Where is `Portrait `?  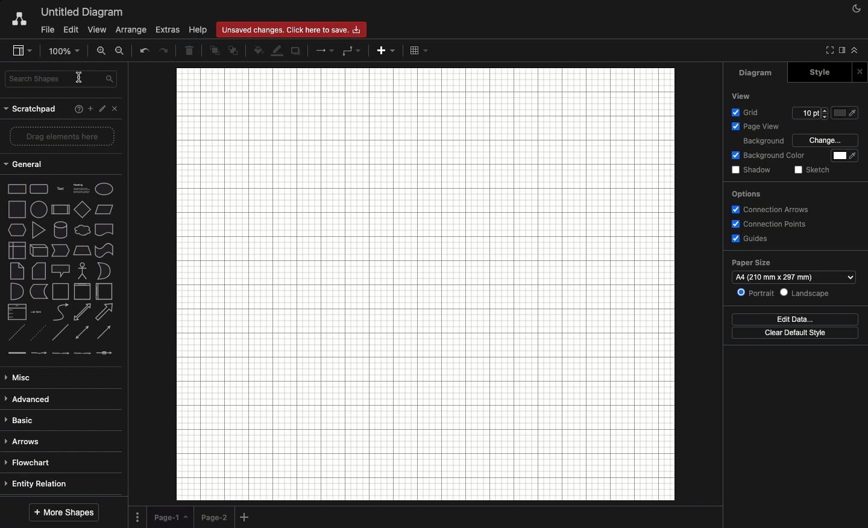
Portrait  is located at coordinates (755, 293).